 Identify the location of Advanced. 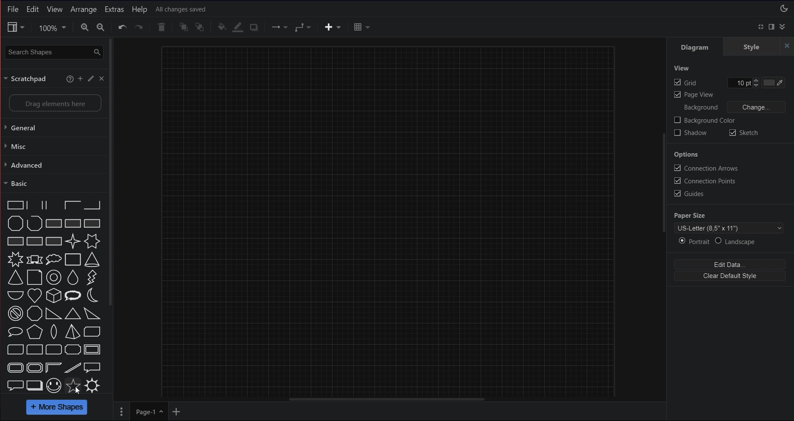
(52, 164).